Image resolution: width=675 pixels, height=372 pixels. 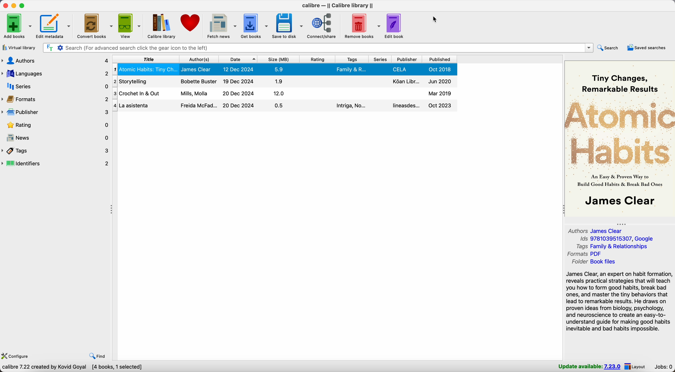 What do you see at coordinates (284, 81) in the screenshot?
I see `storytelling book details` at bounding box center [284, 81].